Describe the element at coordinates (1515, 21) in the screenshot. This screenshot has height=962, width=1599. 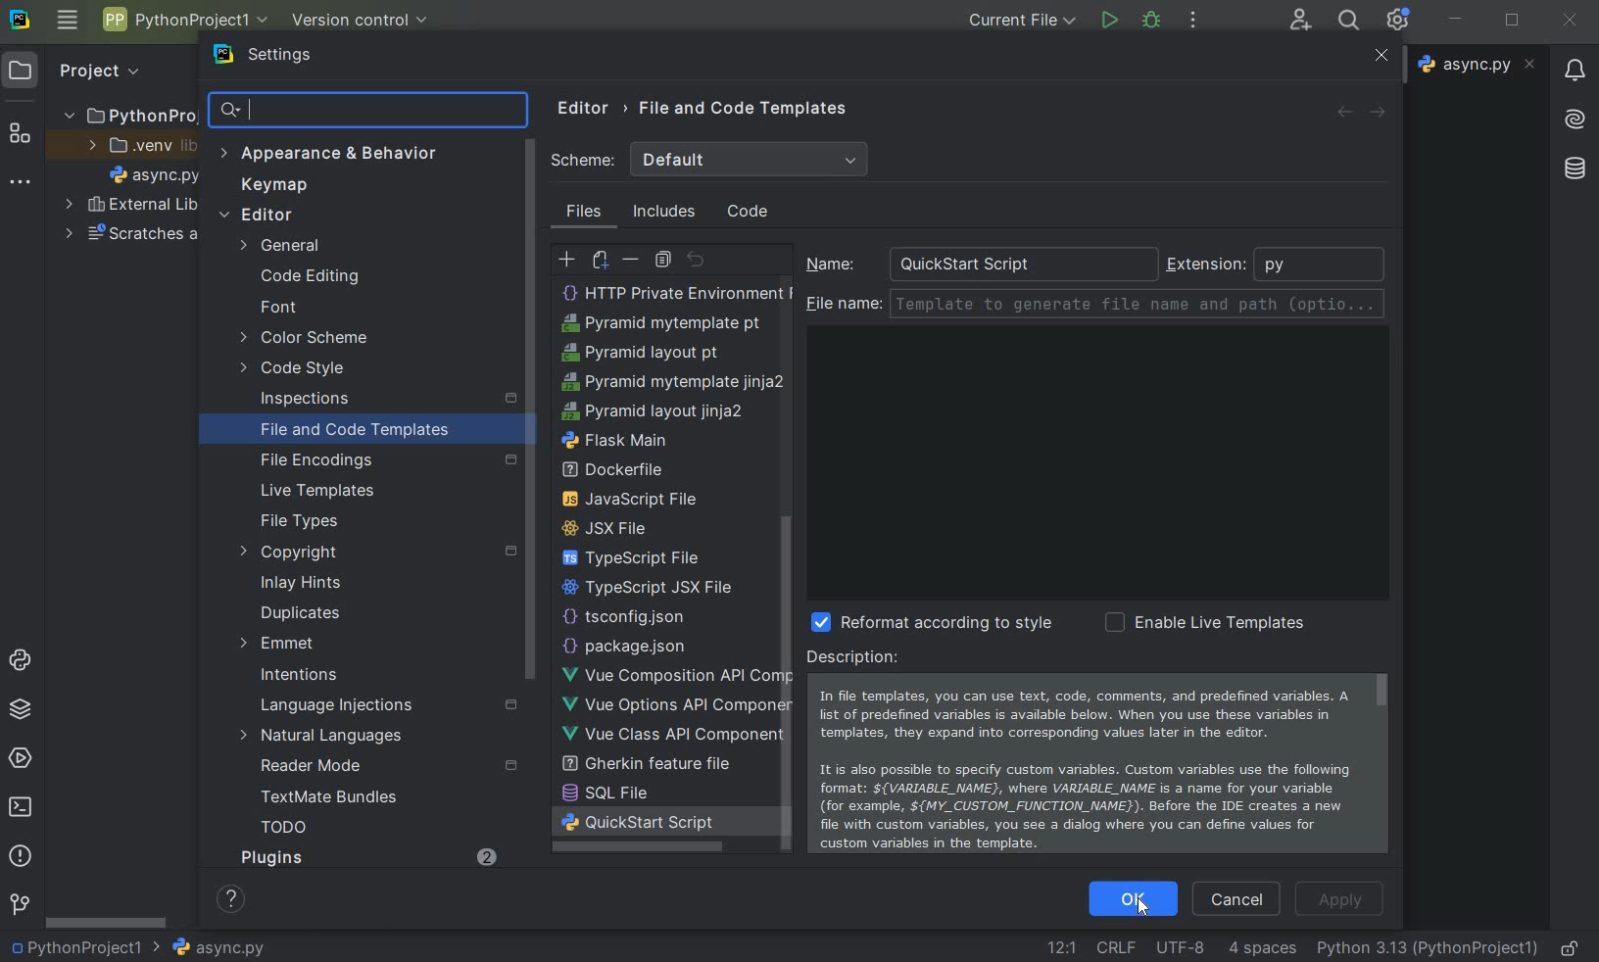
I see `restore down` at that location.